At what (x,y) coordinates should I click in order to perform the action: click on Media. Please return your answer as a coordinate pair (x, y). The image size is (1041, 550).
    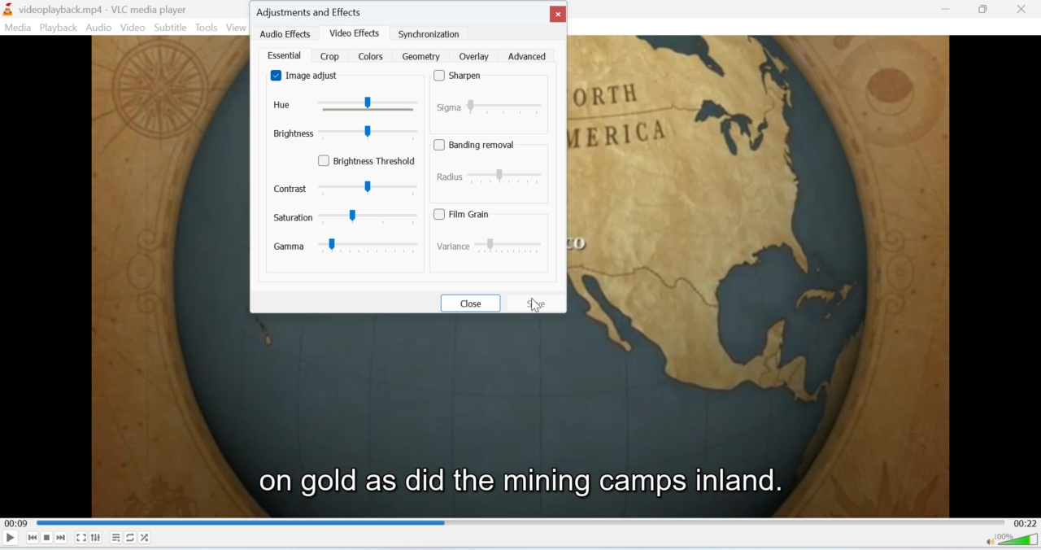
    Looking at the image, I should click on (18, 28).